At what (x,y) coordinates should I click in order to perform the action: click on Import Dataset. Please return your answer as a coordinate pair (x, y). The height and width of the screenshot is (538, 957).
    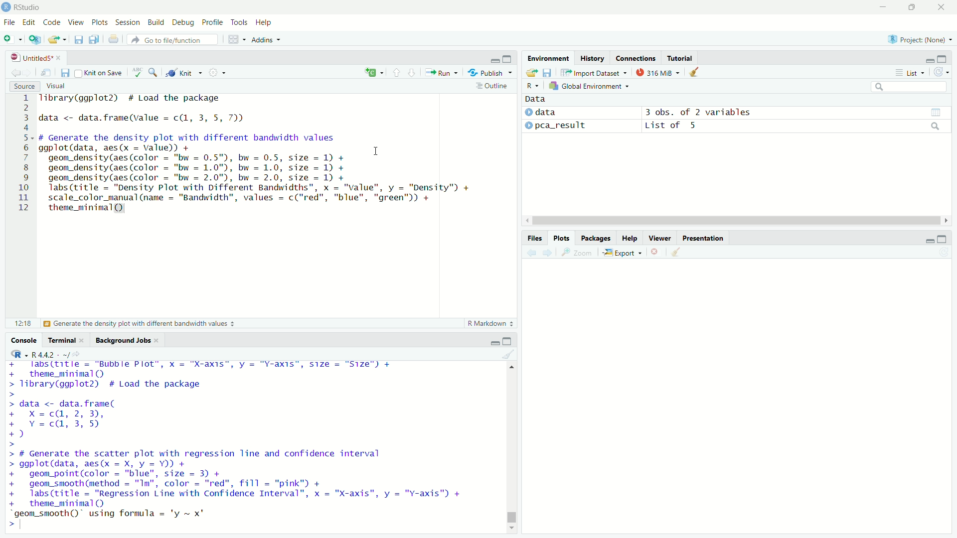
    Looking at the image, I should click on (595, 72).